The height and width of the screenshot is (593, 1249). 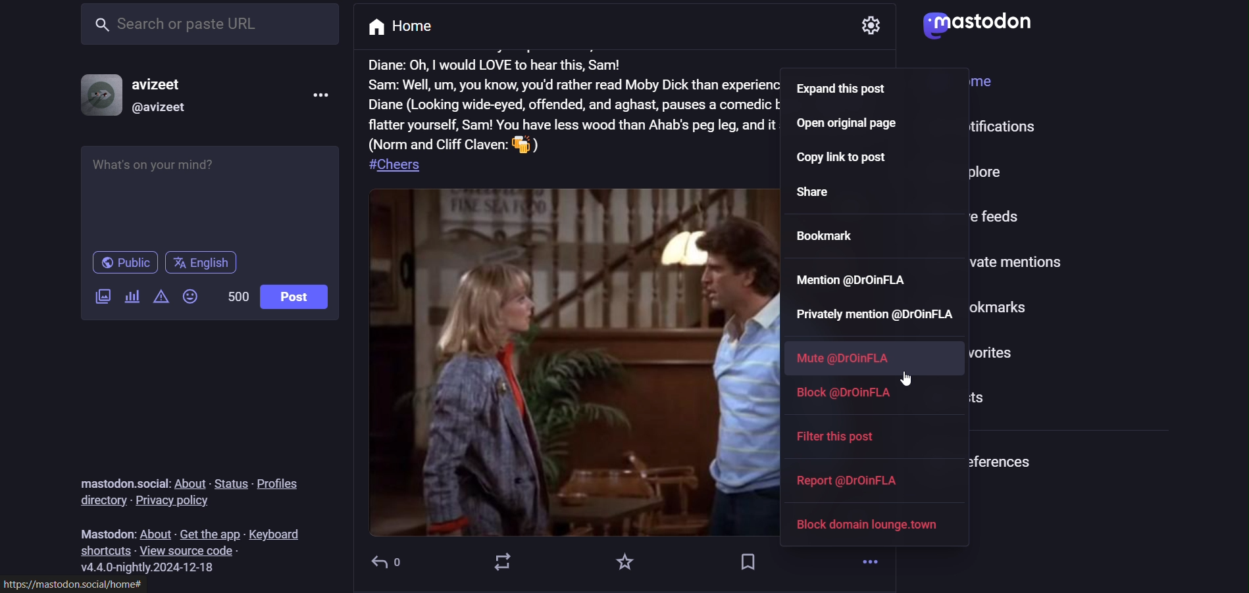 What do you see at coordinates (102, 531) in the screenshot?
I see `mastodon` at bounding box center [102, 531].